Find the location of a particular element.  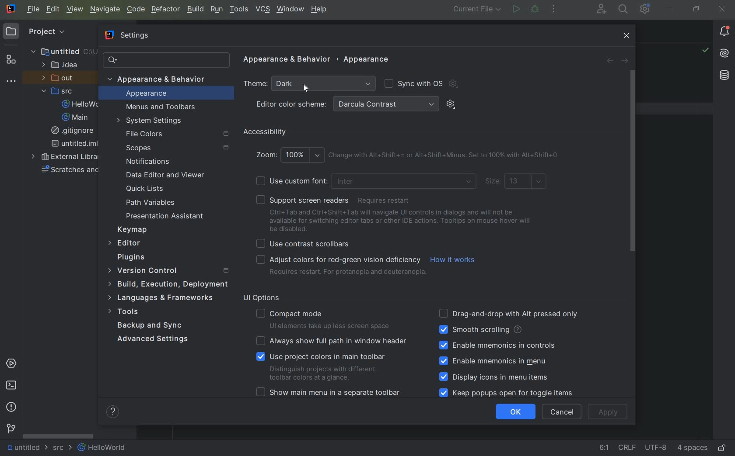

UNTITLED.iml is located at coordinates (72, 144).